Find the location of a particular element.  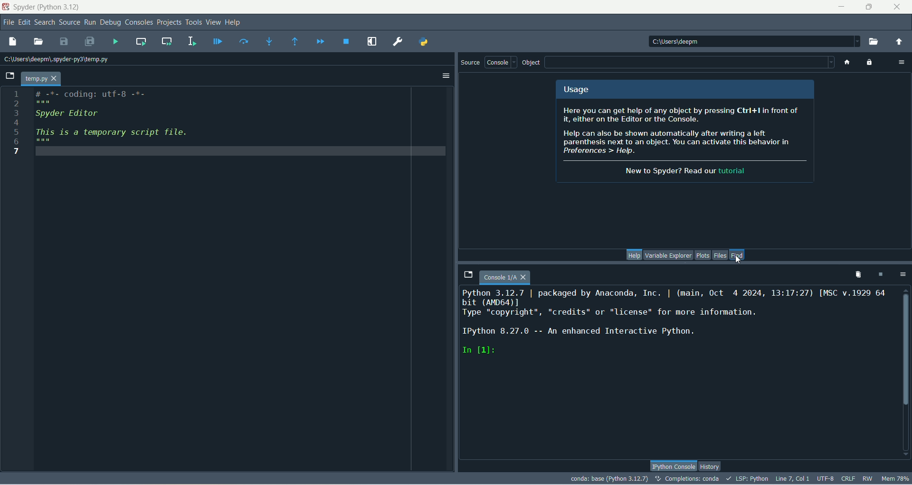

run current line is located at coordinates (244, 40).